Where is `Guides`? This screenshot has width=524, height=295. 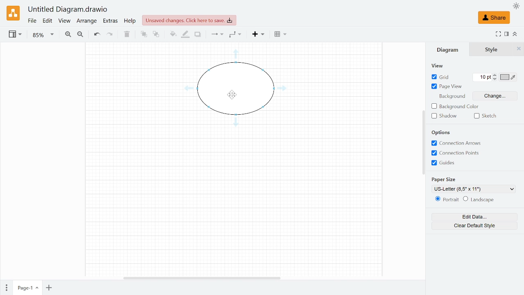 Guides is located at coordinates (454, 163).